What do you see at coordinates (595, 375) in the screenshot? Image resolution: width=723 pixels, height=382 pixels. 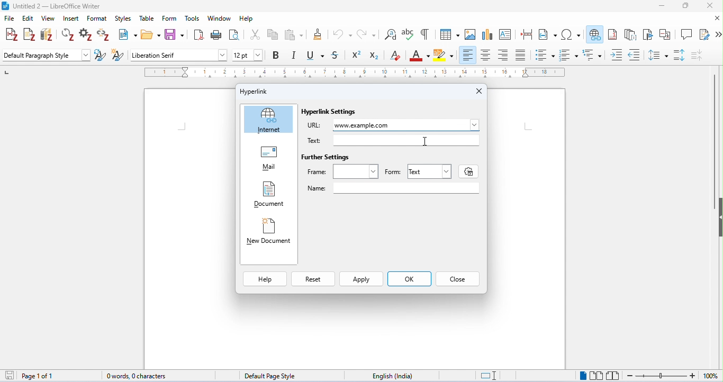 I see `multipage view` at bounding box center [595, 375].